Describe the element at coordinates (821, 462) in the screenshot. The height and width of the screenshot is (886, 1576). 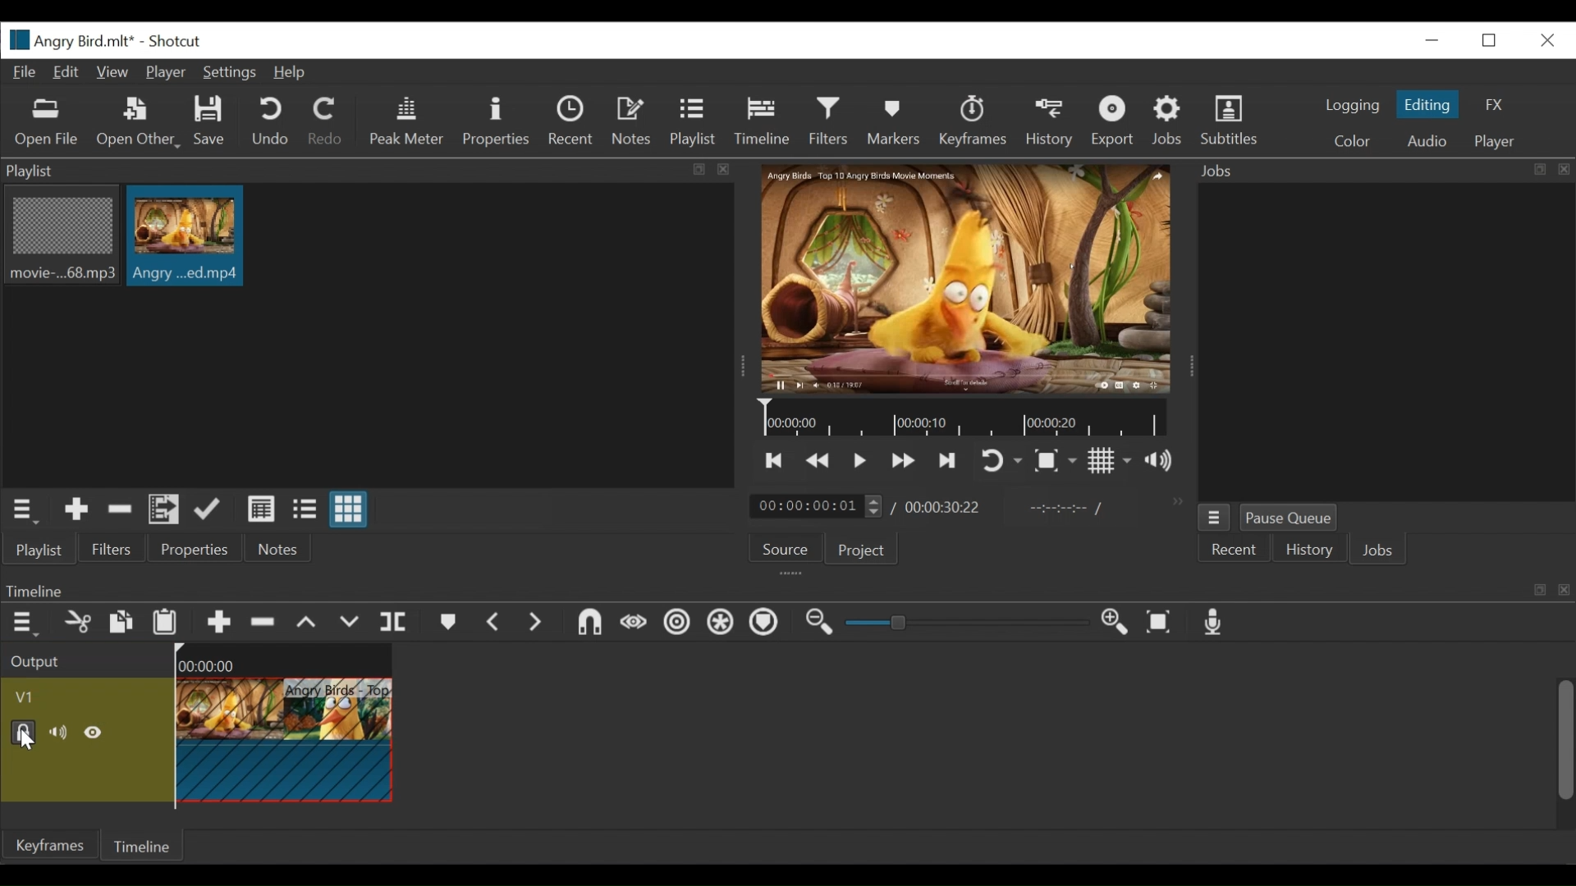
I see `Play quickly backward` at that location.